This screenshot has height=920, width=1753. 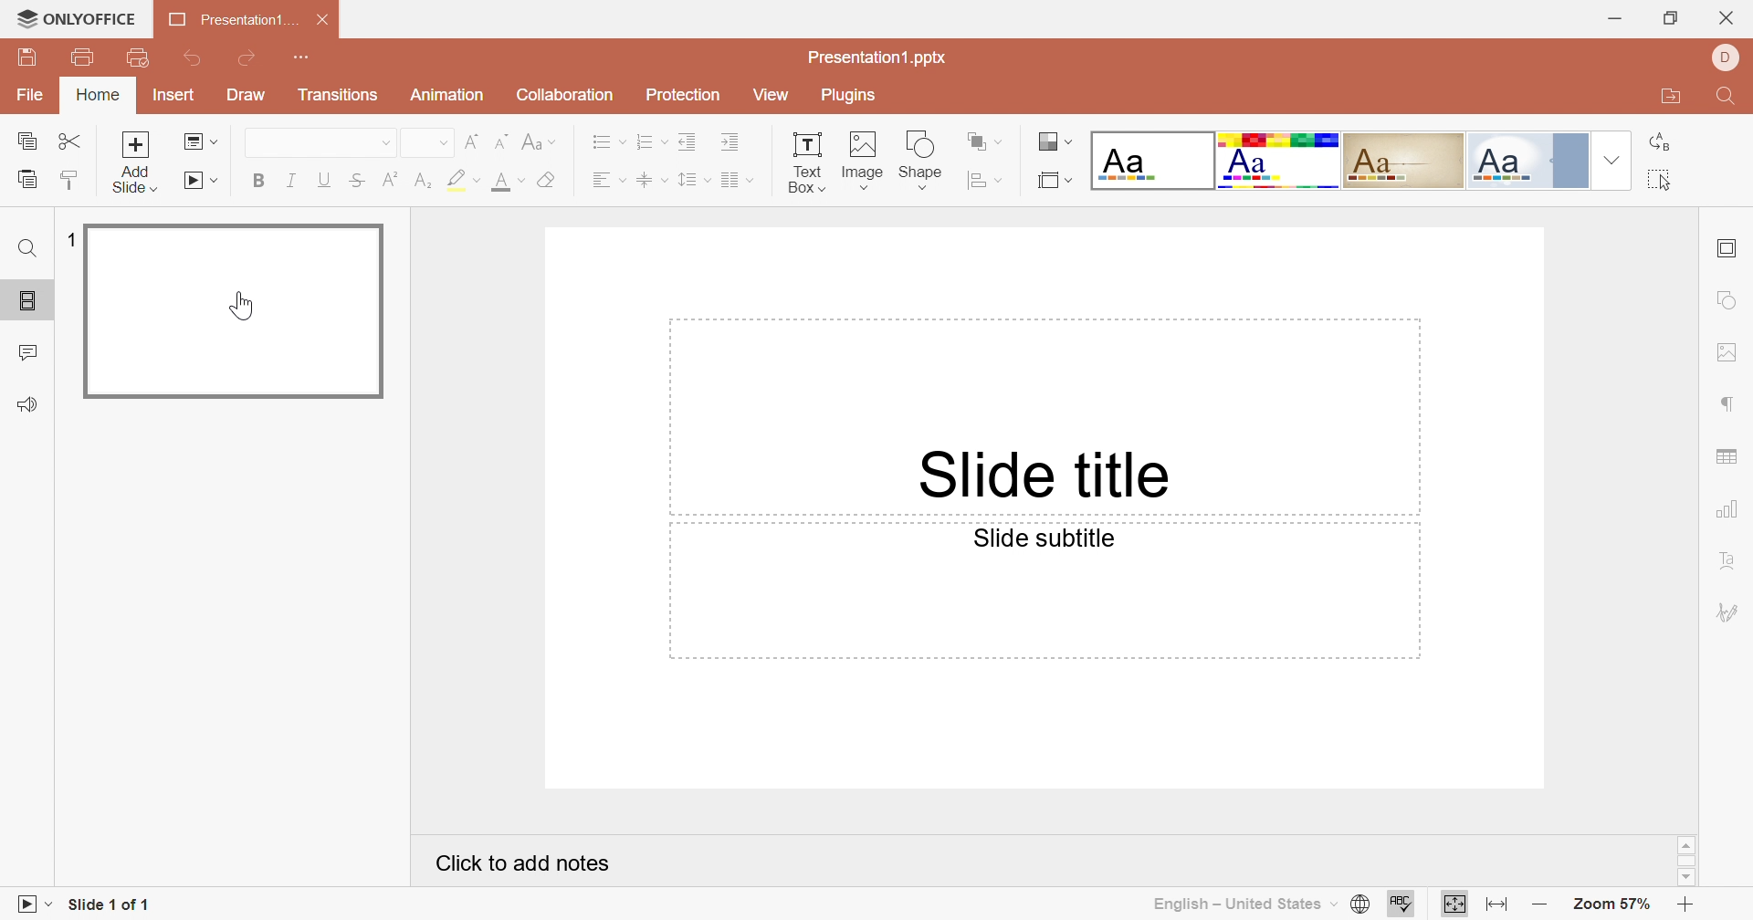 I want to click on Find, so click(x=25, y=246).